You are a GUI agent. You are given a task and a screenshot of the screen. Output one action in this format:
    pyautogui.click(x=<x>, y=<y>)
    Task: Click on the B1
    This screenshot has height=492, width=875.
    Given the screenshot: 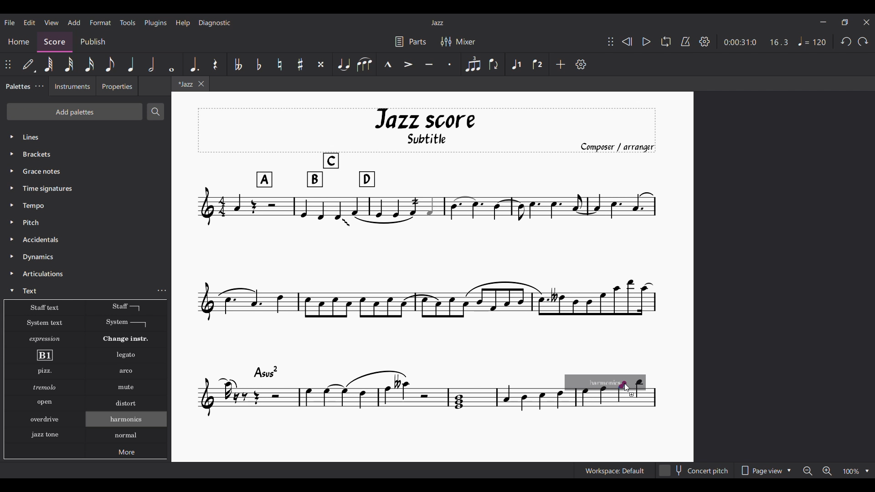 What is the action you would take?
    pyautogui.click(x=44, y=355)
    